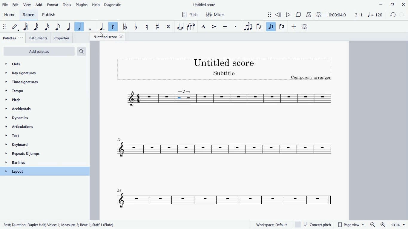 Image resolution: width=408 pixels, height=229 pixels. I want to click on settings, so click(320, 15).